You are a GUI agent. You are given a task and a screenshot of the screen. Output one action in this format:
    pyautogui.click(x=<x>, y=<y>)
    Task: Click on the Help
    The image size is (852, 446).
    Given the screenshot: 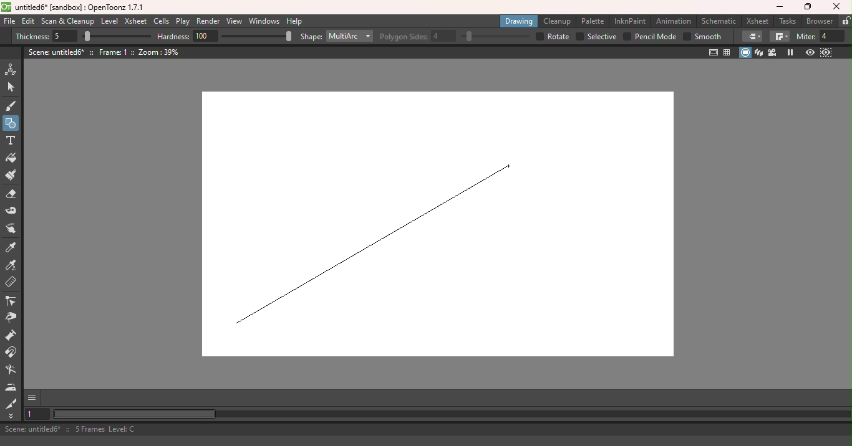 What is the action you would take?
    pyautogui.click(x=295, y=21)
    